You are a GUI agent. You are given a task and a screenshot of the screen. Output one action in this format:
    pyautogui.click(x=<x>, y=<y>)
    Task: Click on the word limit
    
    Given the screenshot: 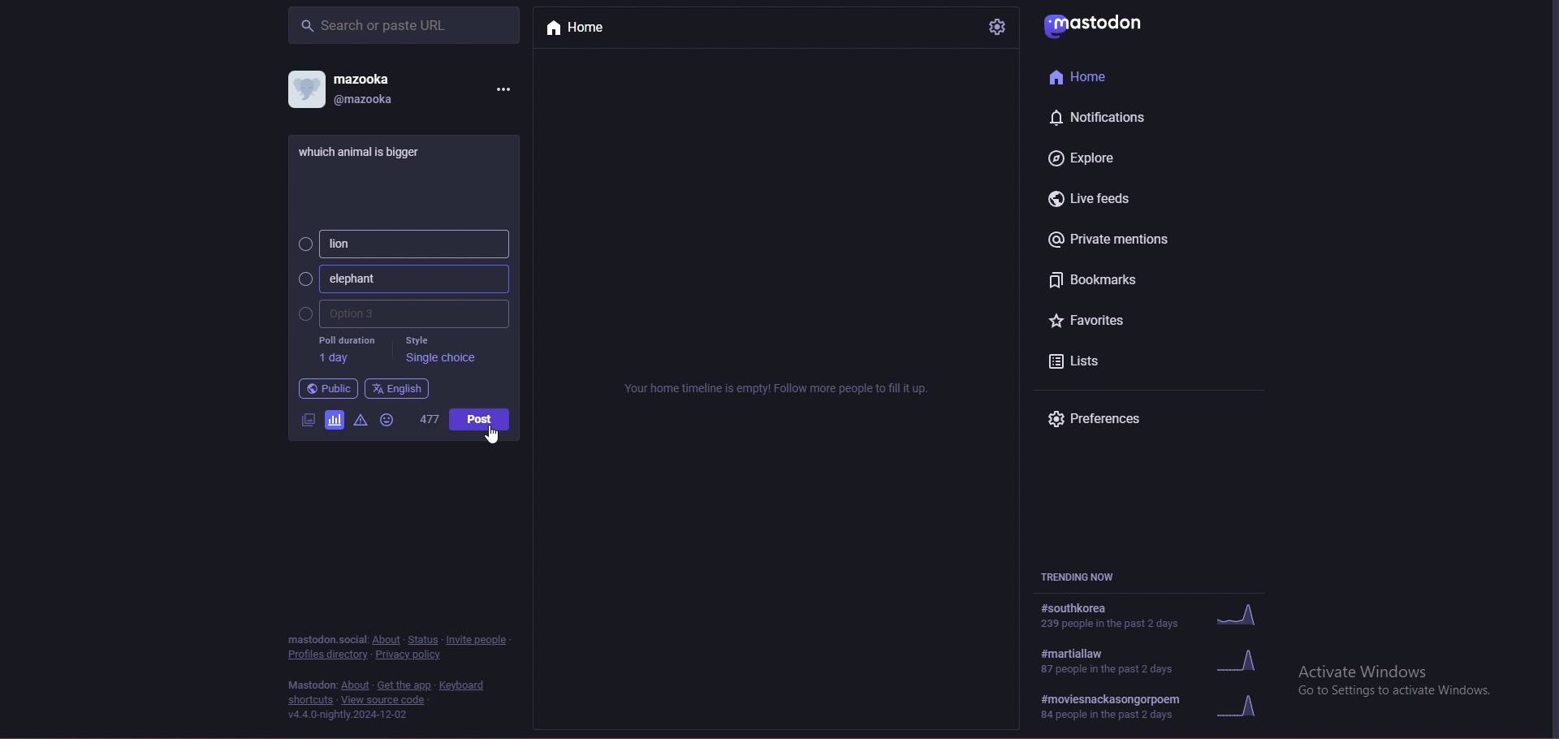 What is the action you would take?
    pyautogui.click(x=428, y=423)
    